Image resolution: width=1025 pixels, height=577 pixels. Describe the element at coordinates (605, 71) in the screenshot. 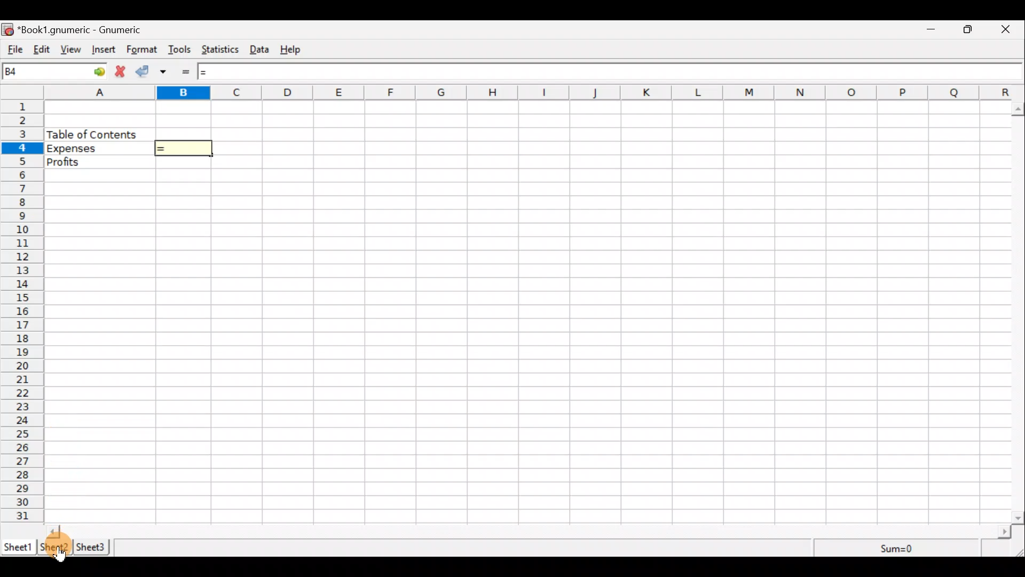

I see `Formula bar` at that location.